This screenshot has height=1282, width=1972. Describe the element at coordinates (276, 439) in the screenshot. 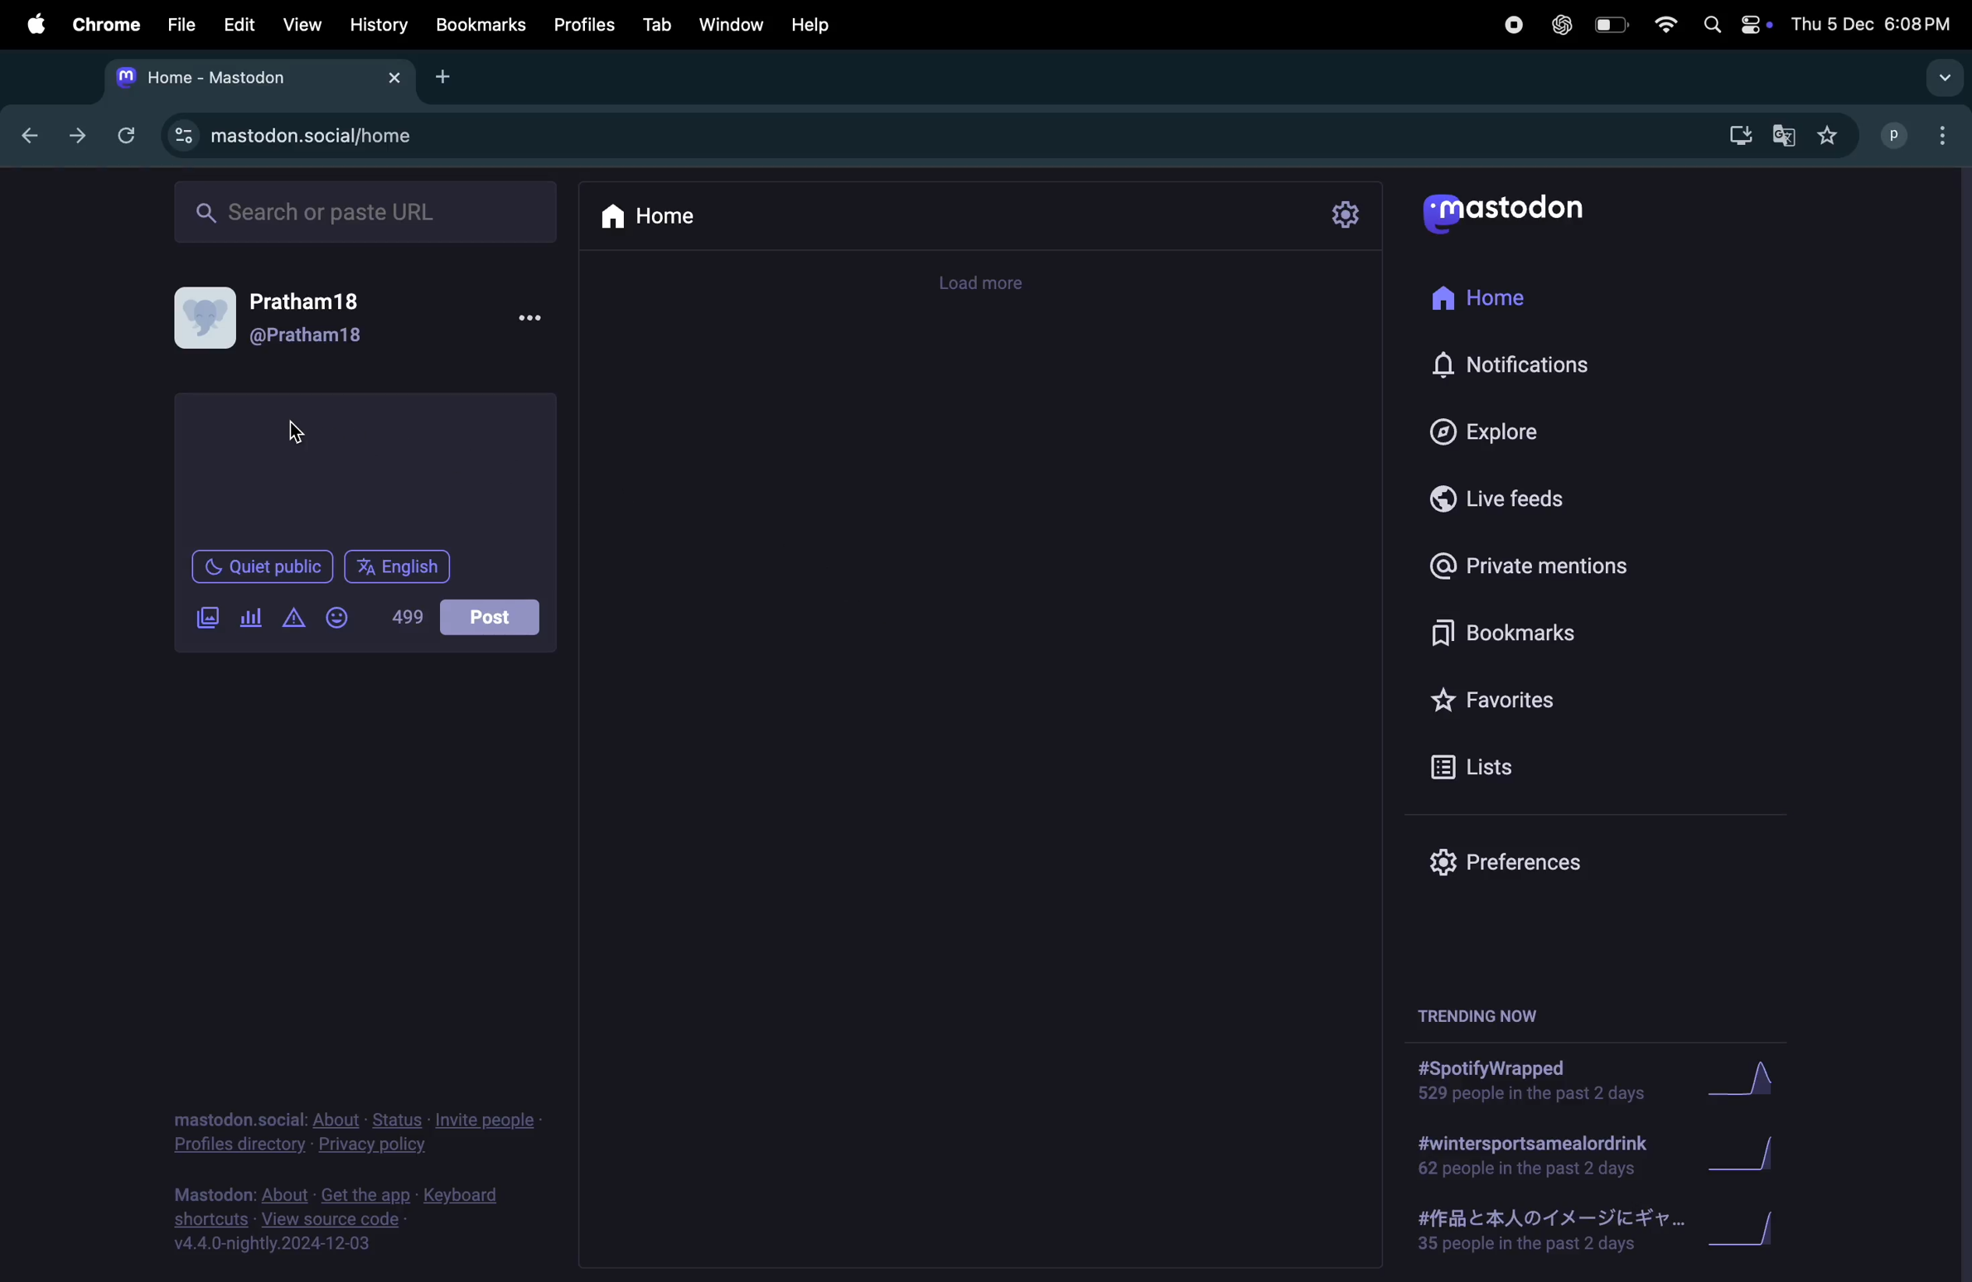

I see `cursor` at that location.